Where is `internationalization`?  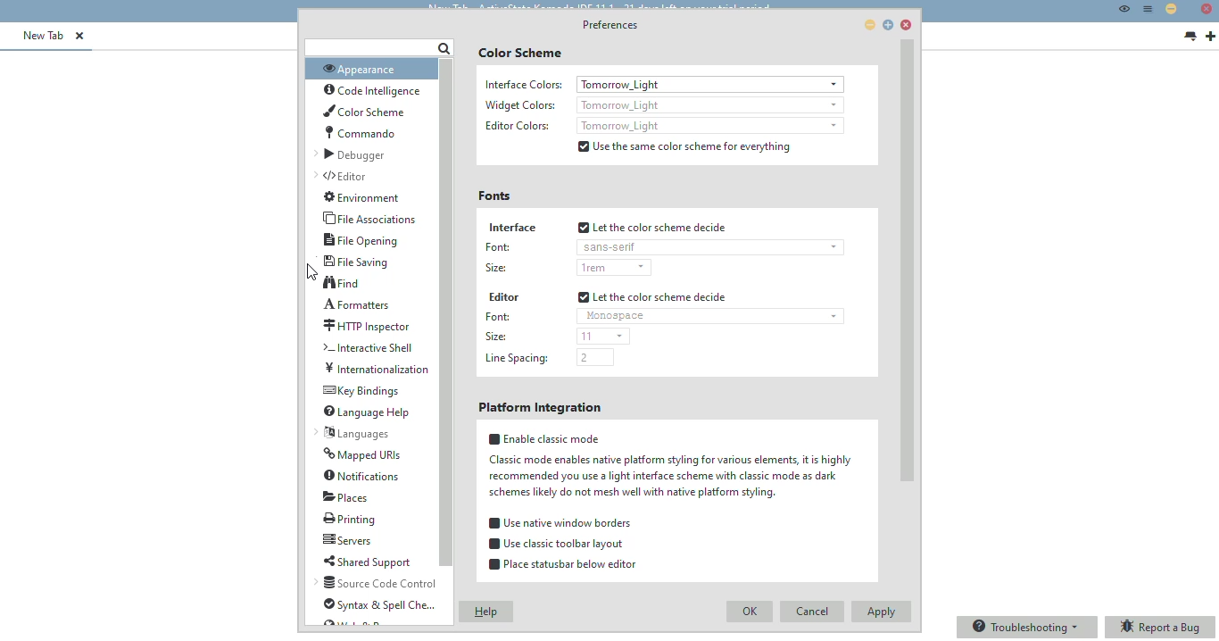 internationalization is located at coordinates (377, 368).